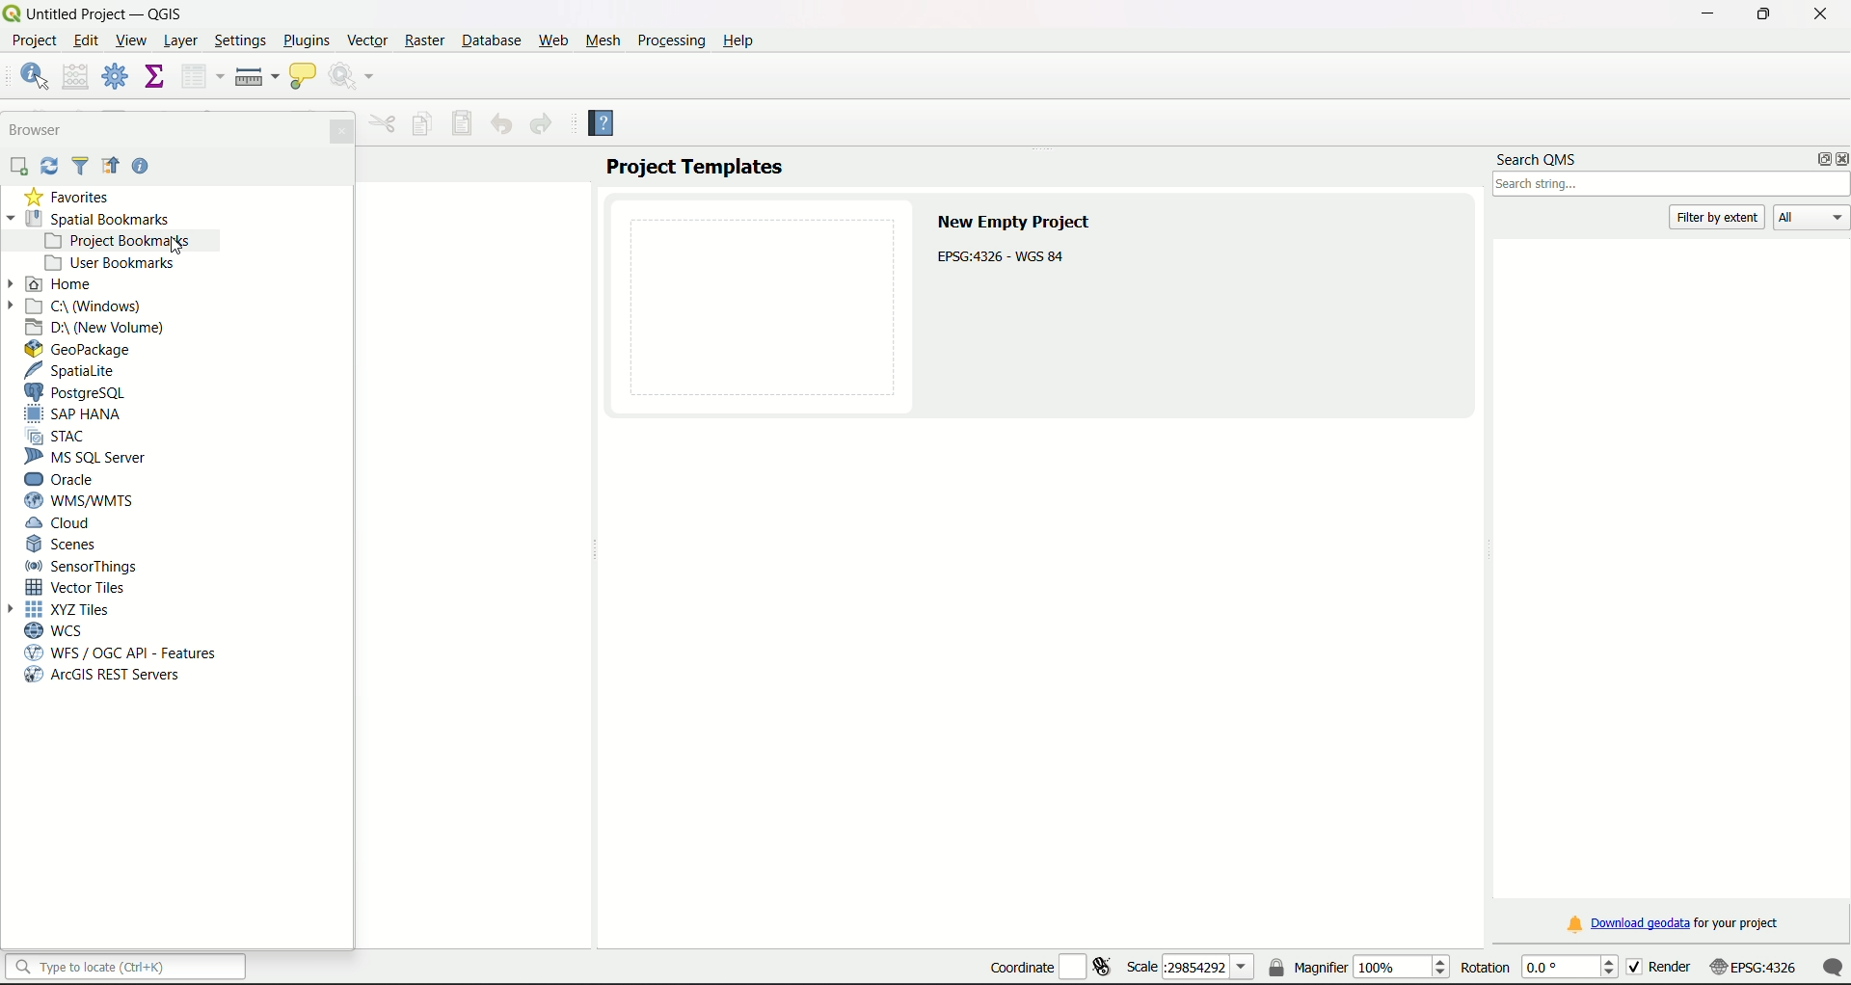 This screenshot has height=985, width=1851. I want to click on Web, so click(553, 40).